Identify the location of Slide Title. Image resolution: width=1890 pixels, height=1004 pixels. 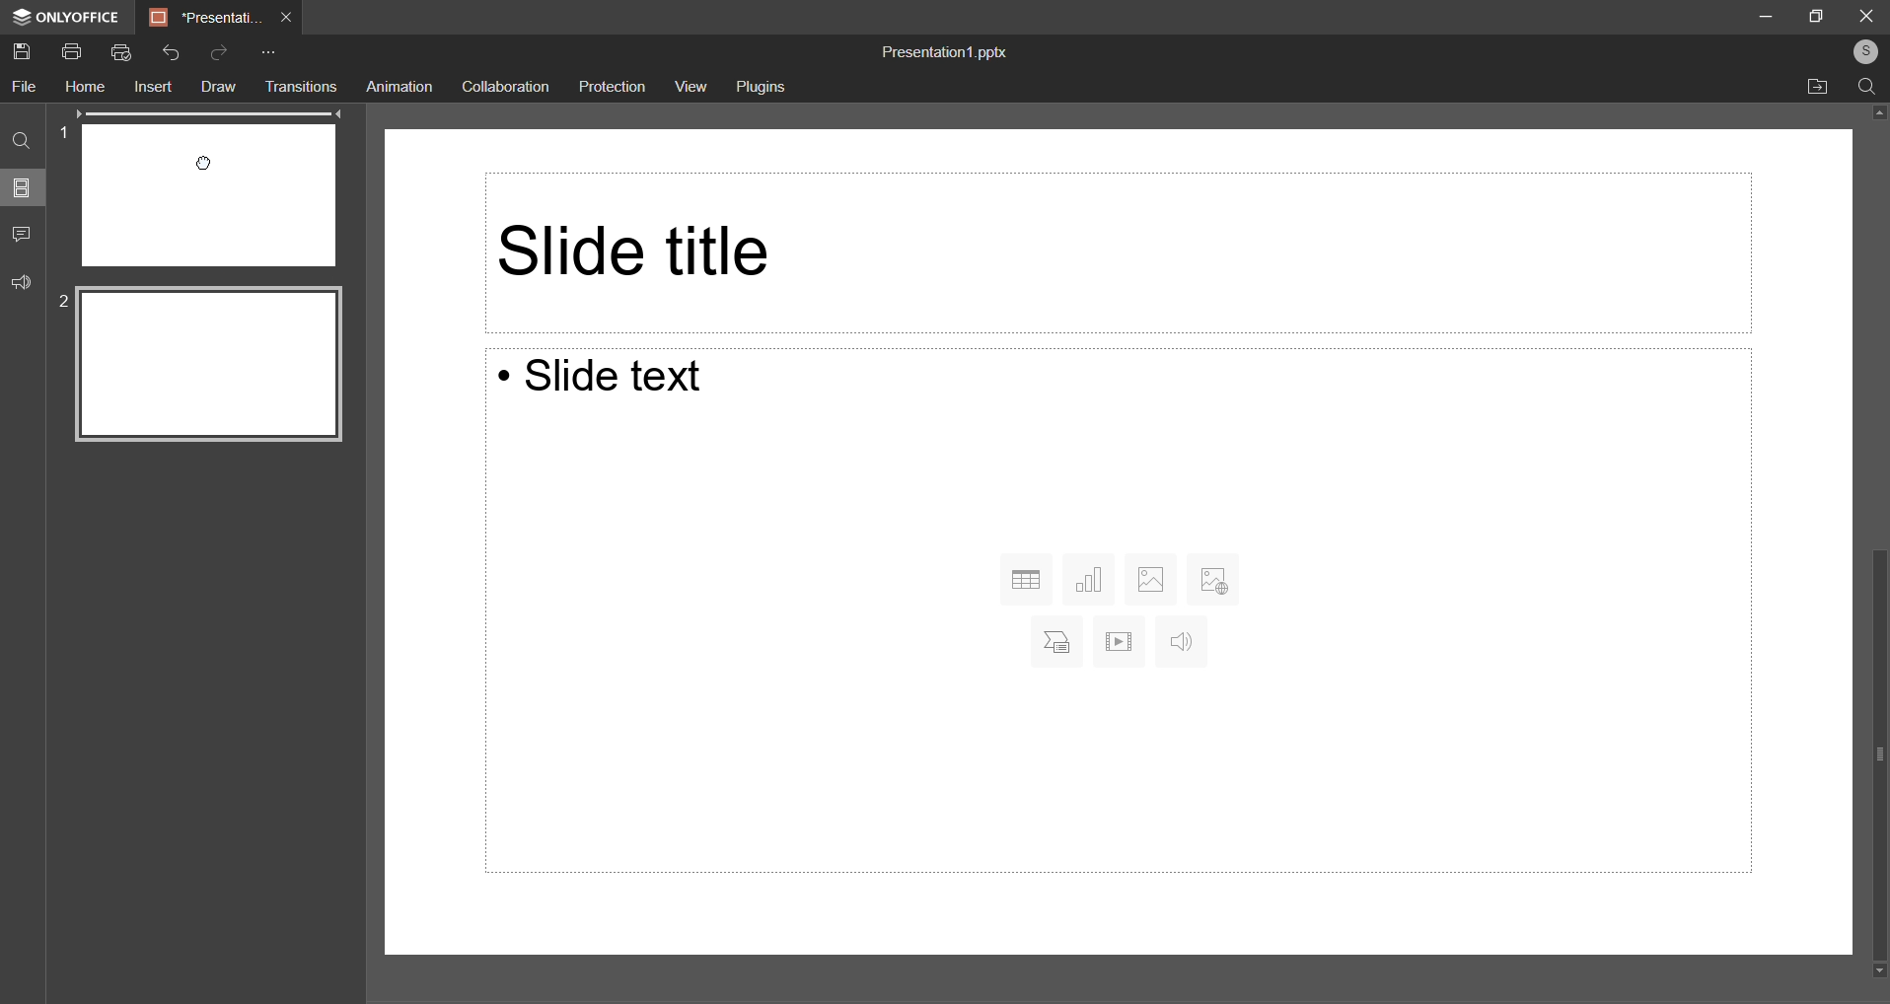
(1110, 251).